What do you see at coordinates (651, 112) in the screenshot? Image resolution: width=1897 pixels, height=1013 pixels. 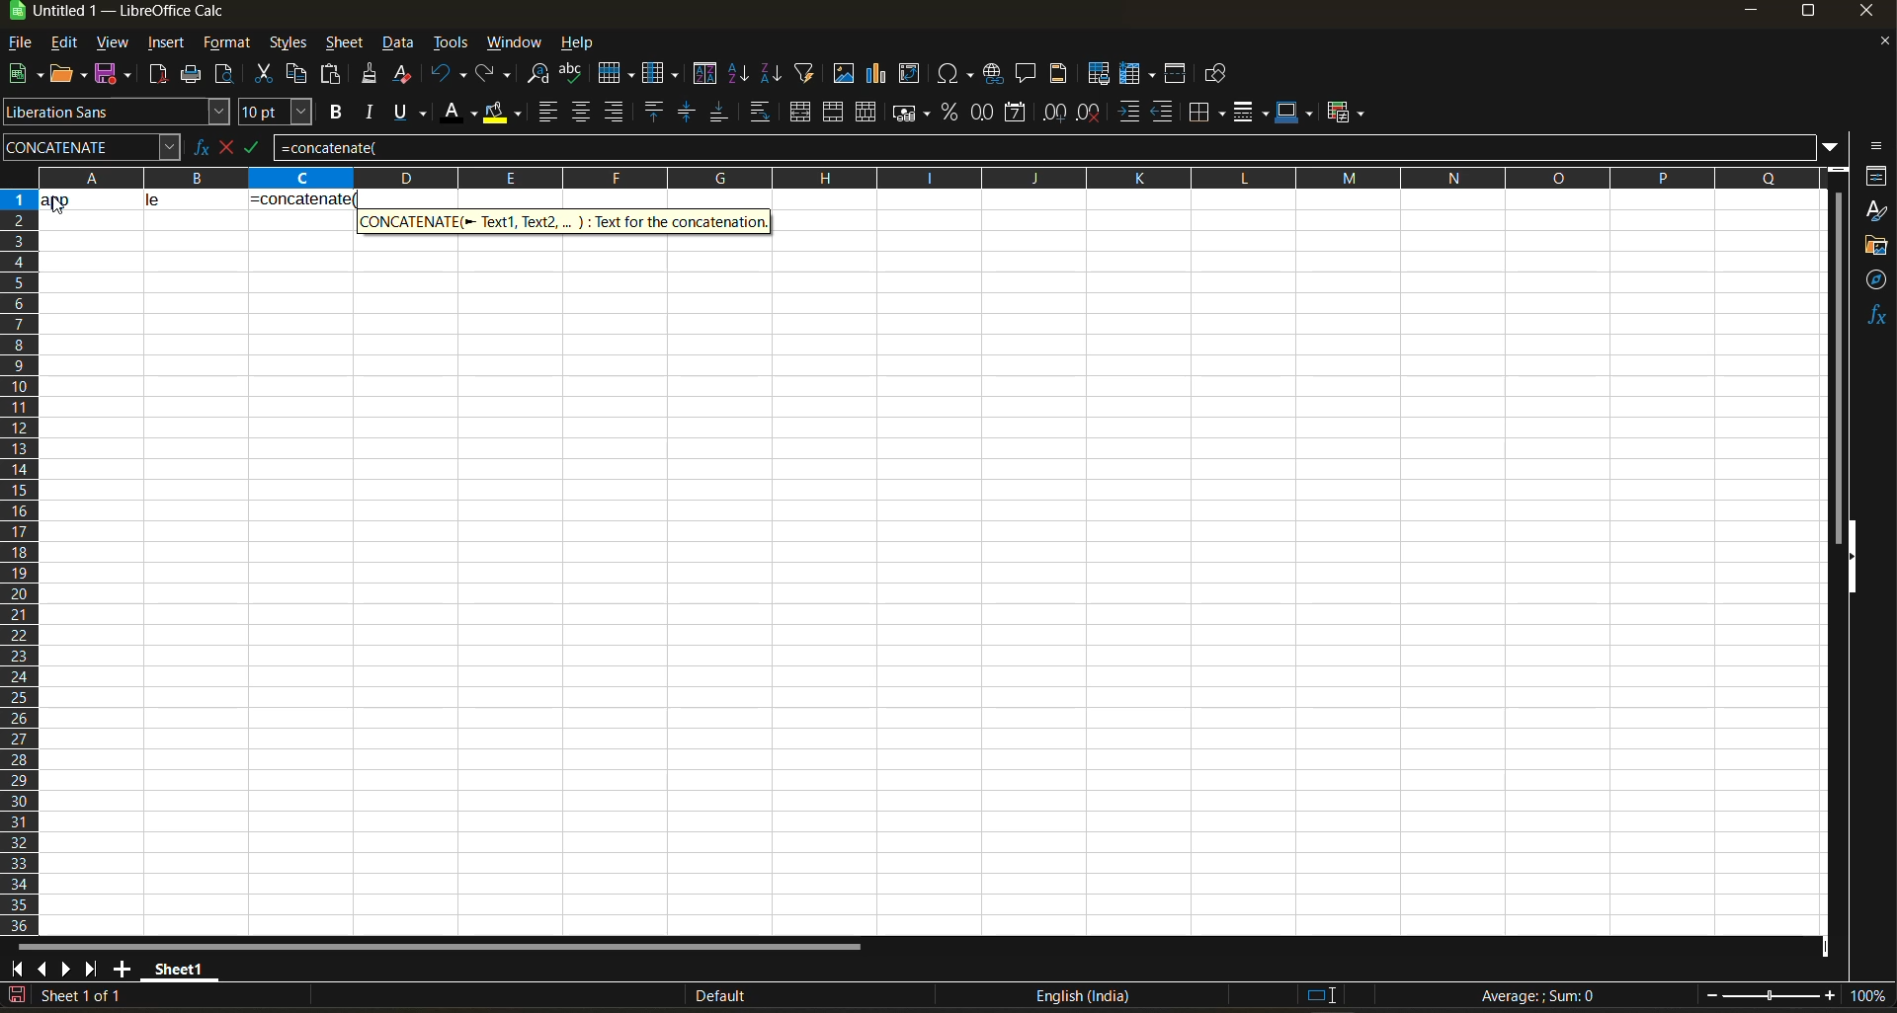 I see `align top` at bounding box center [651, 112].